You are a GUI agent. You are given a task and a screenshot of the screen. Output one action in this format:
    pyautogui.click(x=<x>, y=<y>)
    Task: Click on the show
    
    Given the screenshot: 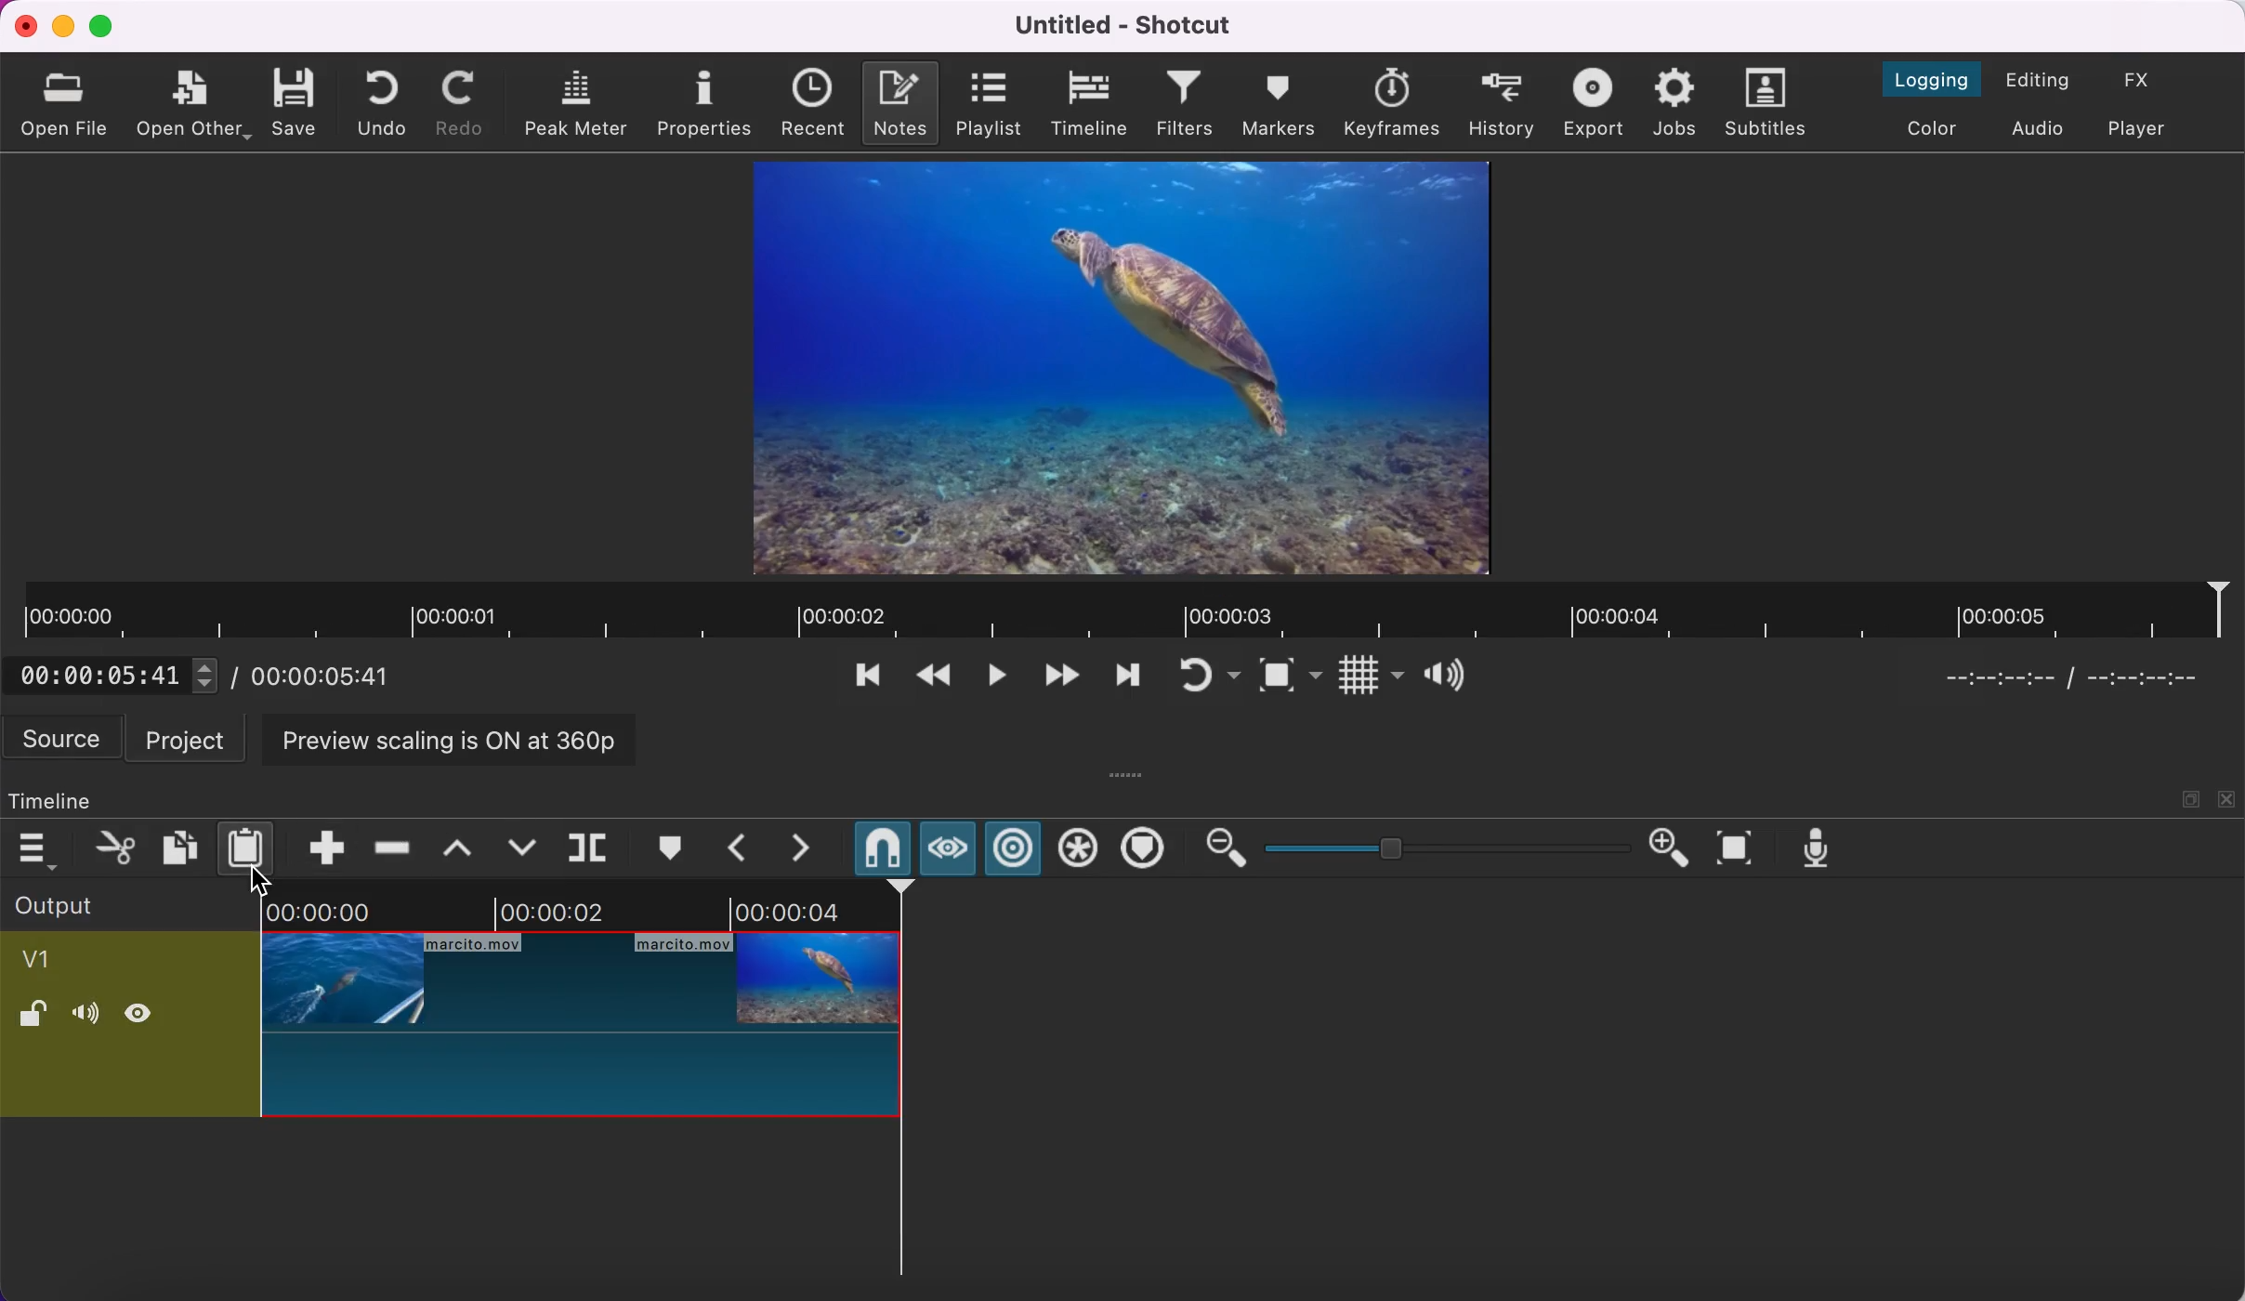 What is the action you would take?
    pyautogui.click(x=145, y=1018)
    